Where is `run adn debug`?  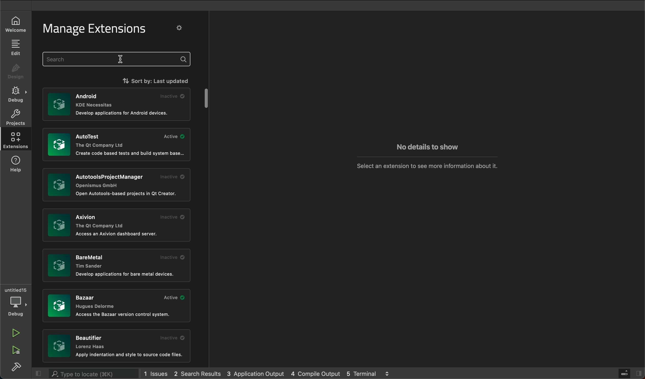
run adn debug is located at coordinates (15, 350).